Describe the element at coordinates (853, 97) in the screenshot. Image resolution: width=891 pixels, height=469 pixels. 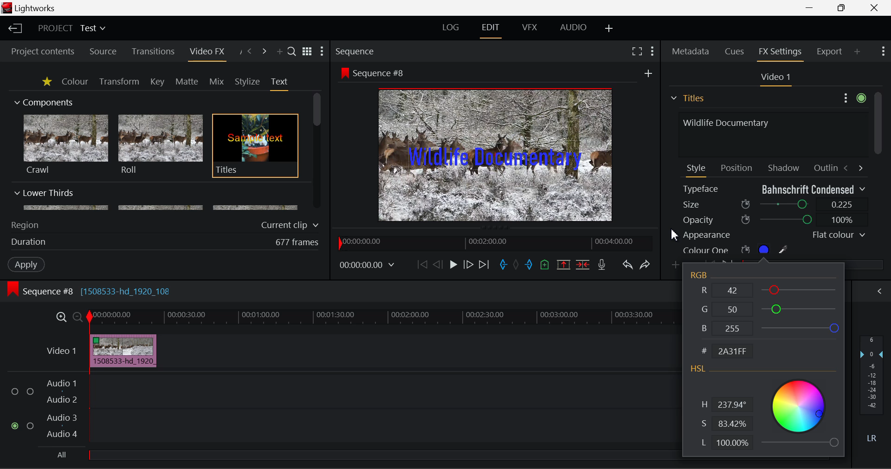
I see `Settings` at that location.